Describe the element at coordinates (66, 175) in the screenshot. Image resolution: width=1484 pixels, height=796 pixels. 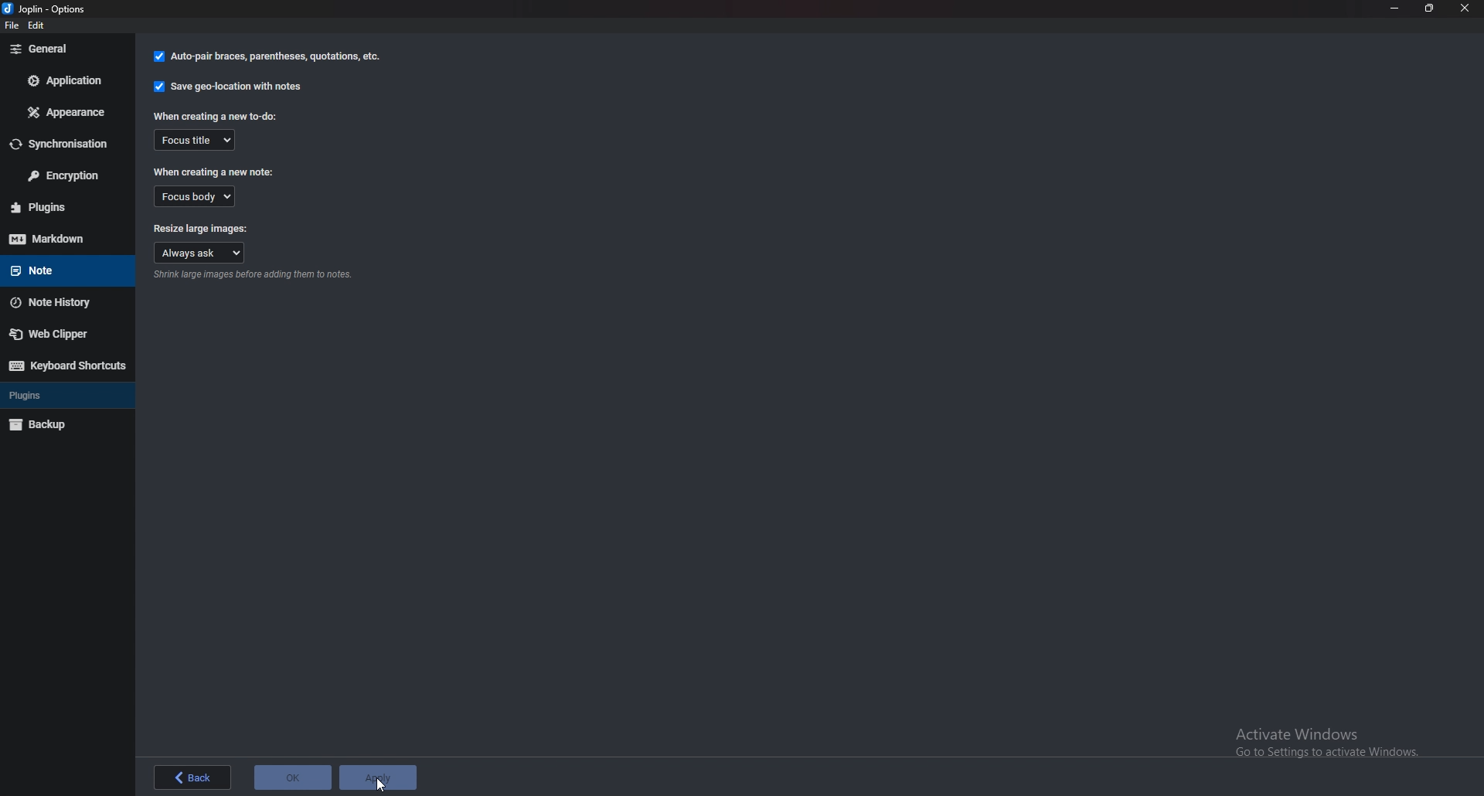
I see `Encryption` at that location.